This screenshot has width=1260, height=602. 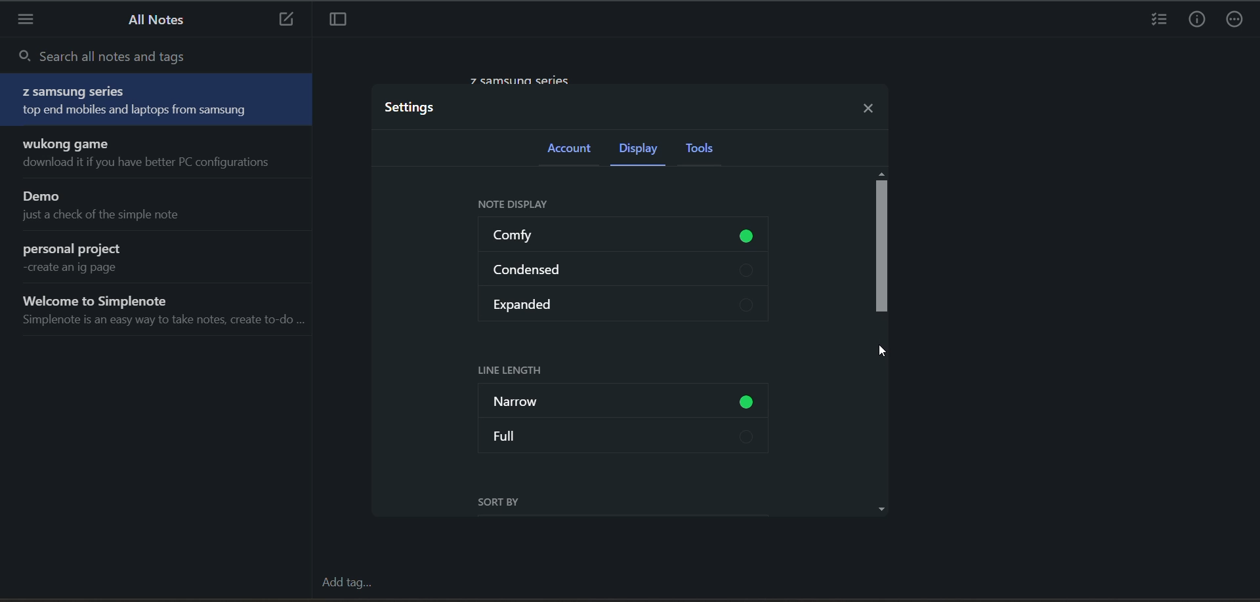 What do you see at coordinates (623, 302) in the screenshot?
I see `expanded` at bounding box center [623, 302].